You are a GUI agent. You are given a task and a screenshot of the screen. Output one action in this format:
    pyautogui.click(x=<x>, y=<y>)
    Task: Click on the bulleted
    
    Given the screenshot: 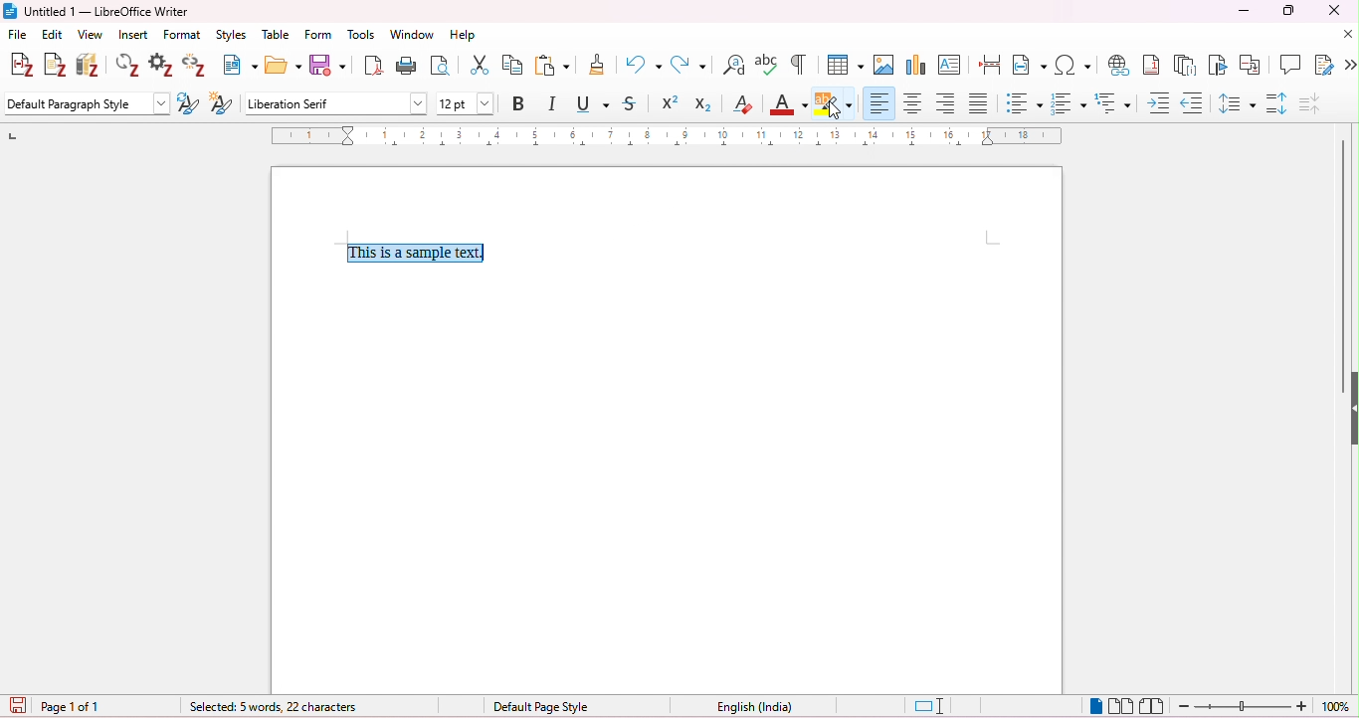 What is the action you would take?
    pyautogui.click(x=1023, y=103)
    